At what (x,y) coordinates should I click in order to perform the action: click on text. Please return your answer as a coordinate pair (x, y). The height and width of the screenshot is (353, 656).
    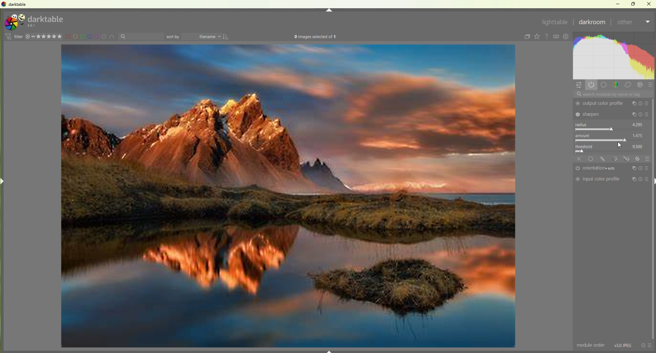
    Looking at the image, I should click on (315, 37).